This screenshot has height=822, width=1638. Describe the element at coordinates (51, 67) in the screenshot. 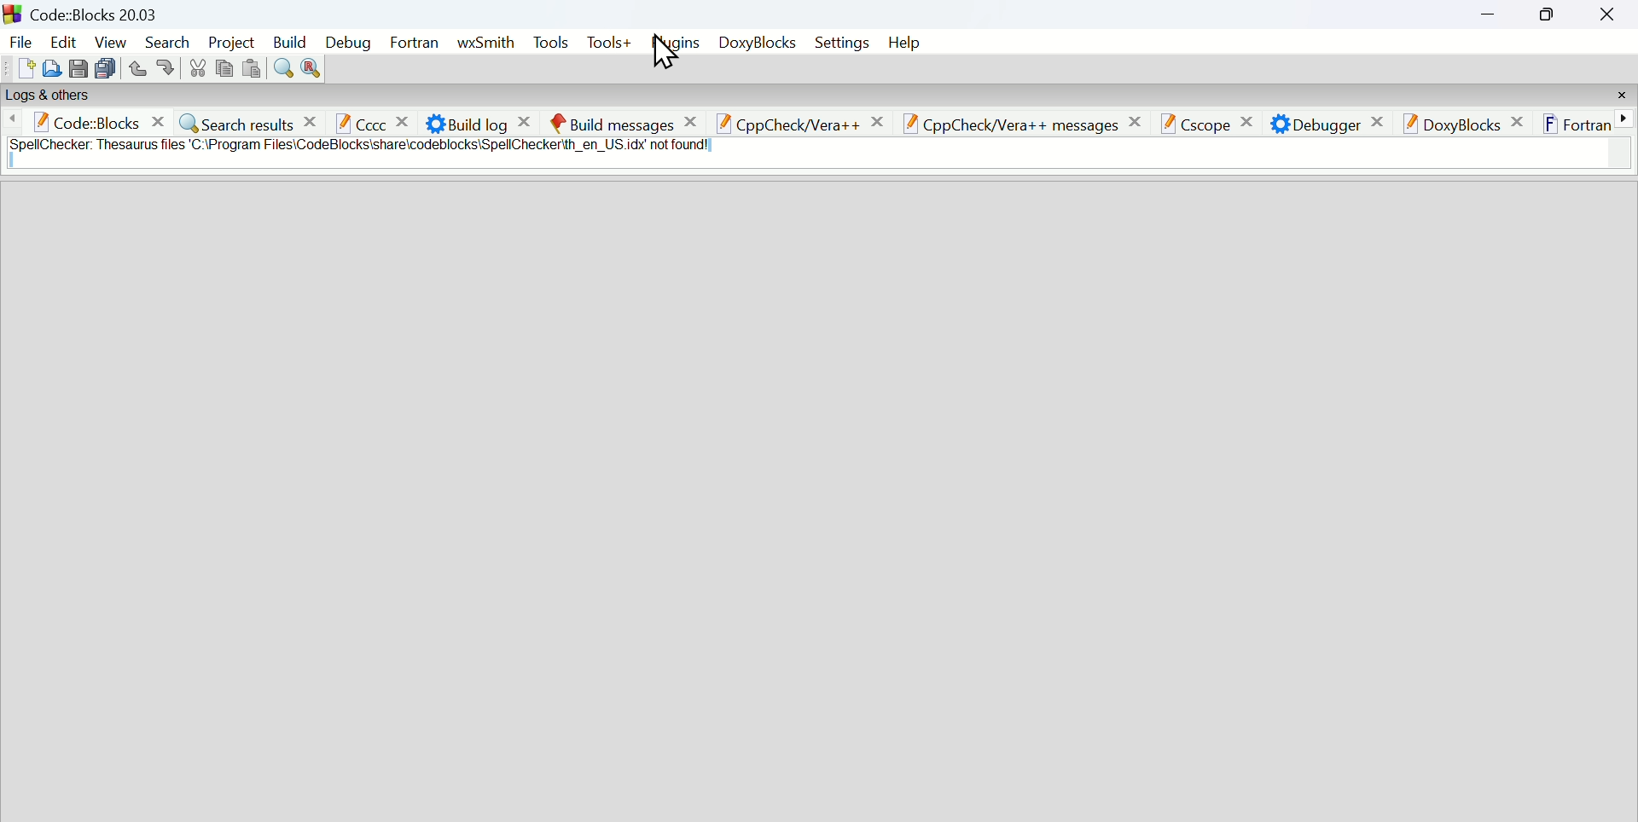

I see `open file` at that location.